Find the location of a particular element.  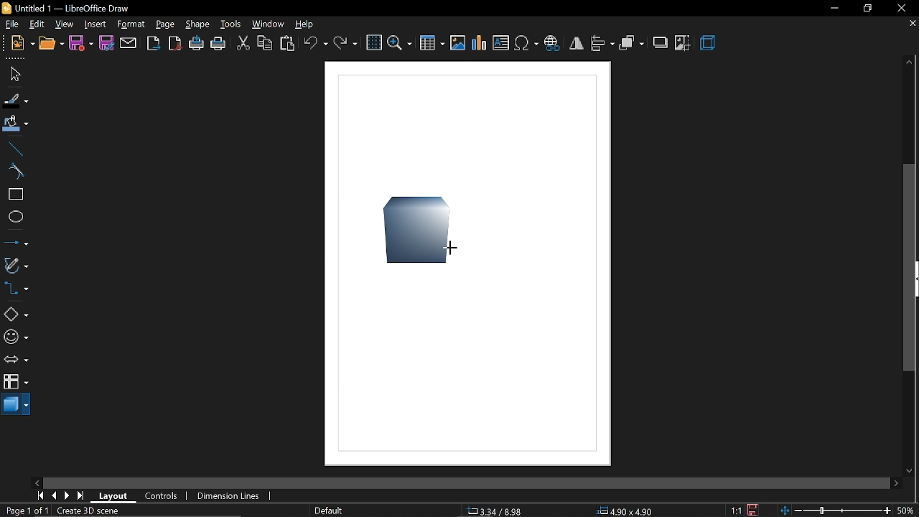

curve is located at coordinates (16, 172).